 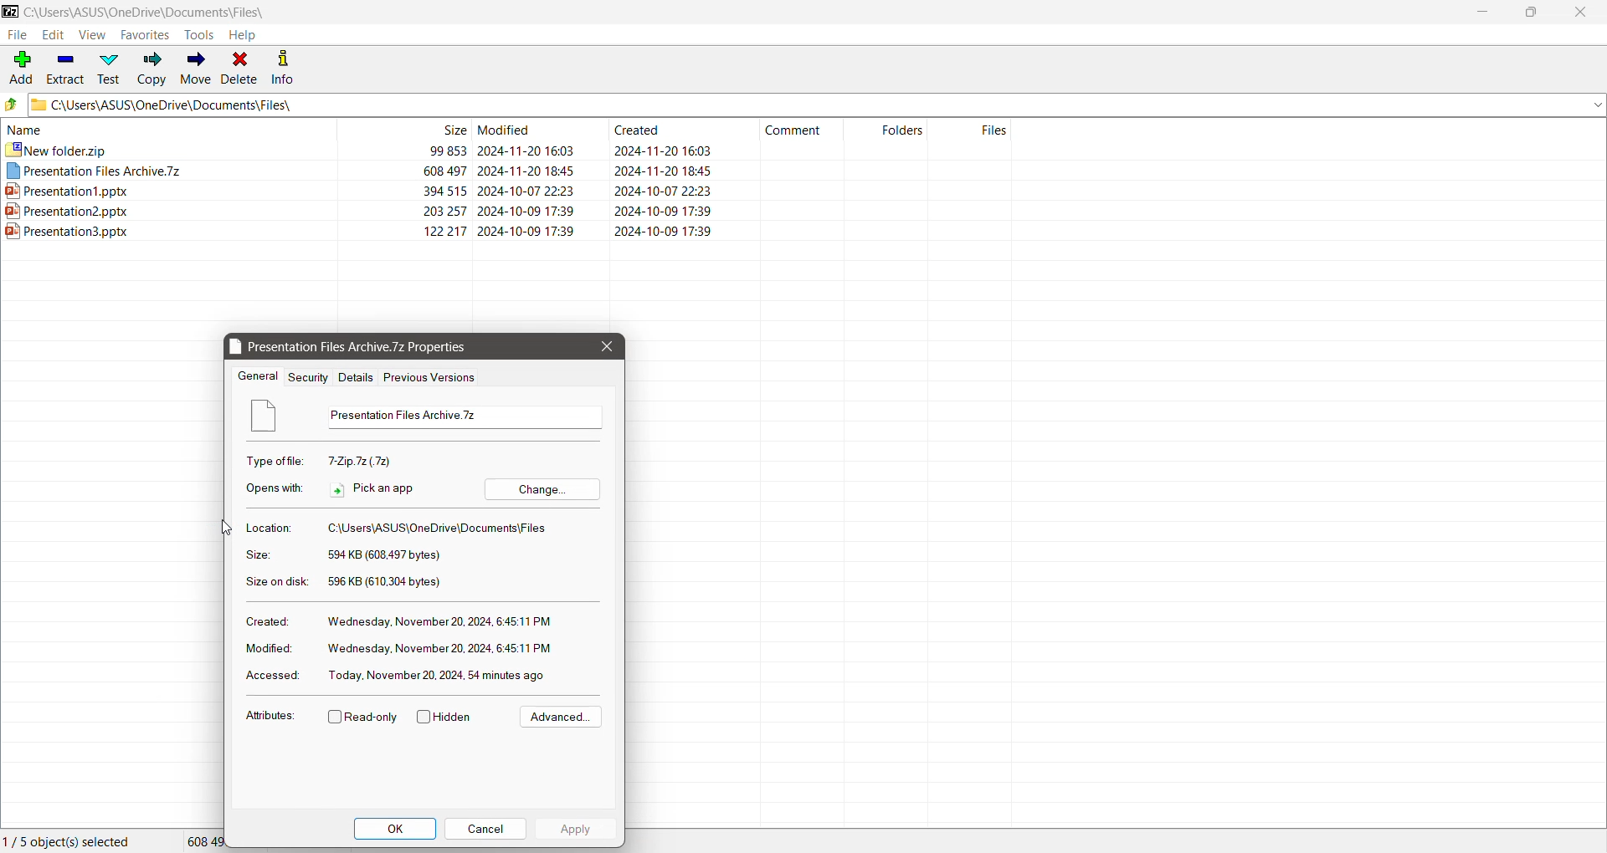 What do you see at coordinates (440, 648) in the screenshot?
I see `Archive File Modified Date` at bounding box center [440, 648].